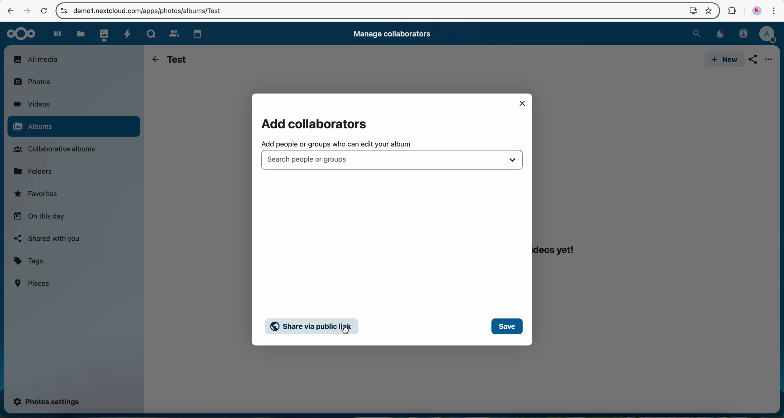 The image size is (784, 418). Describe the element at coordinates (773, 12) in the screenshot. I see `customize and control Google Chrome` at that location.